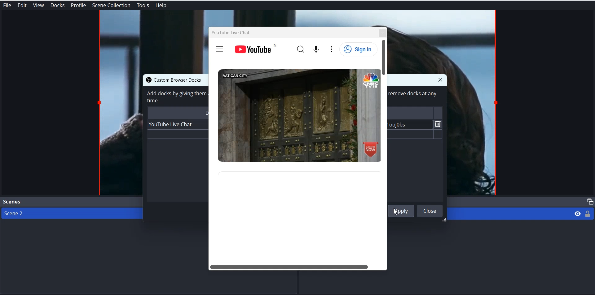  What do you see at coordinates (112, 5) in the screenshot?
I see `Scene Collection` at bounding box center [112, 5].